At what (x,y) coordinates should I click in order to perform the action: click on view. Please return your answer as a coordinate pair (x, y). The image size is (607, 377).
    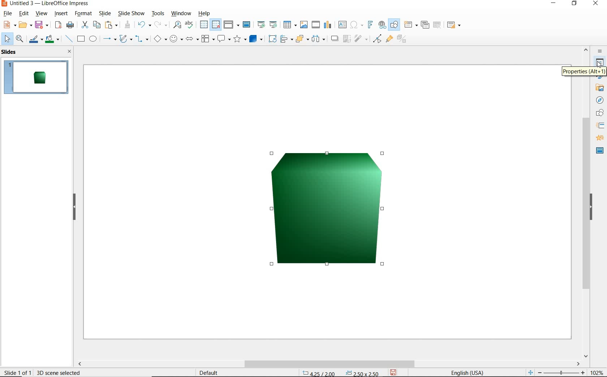
    Looking at the image, I should click on (42, 13).